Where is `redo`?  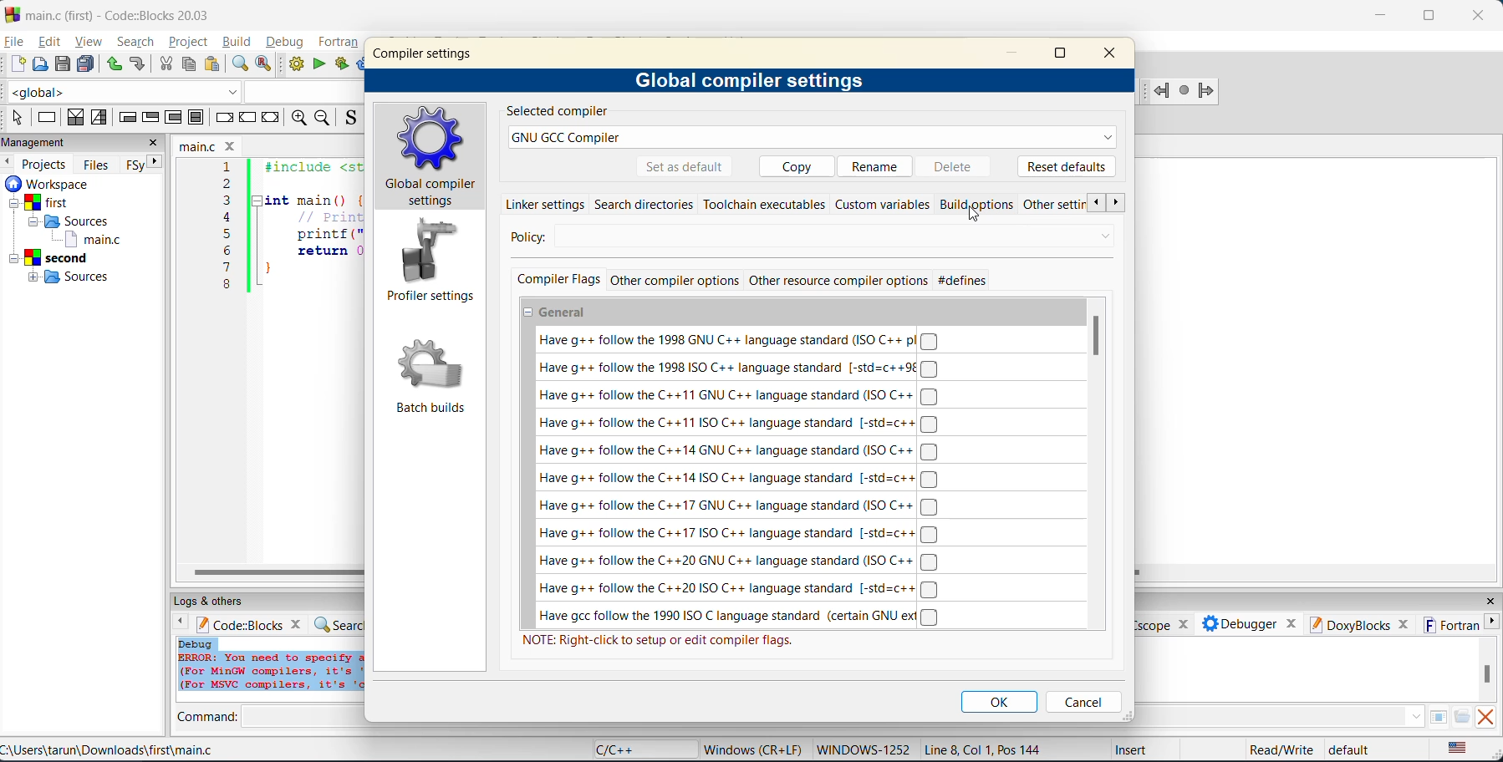
redo is located at coordinates (138, 63).